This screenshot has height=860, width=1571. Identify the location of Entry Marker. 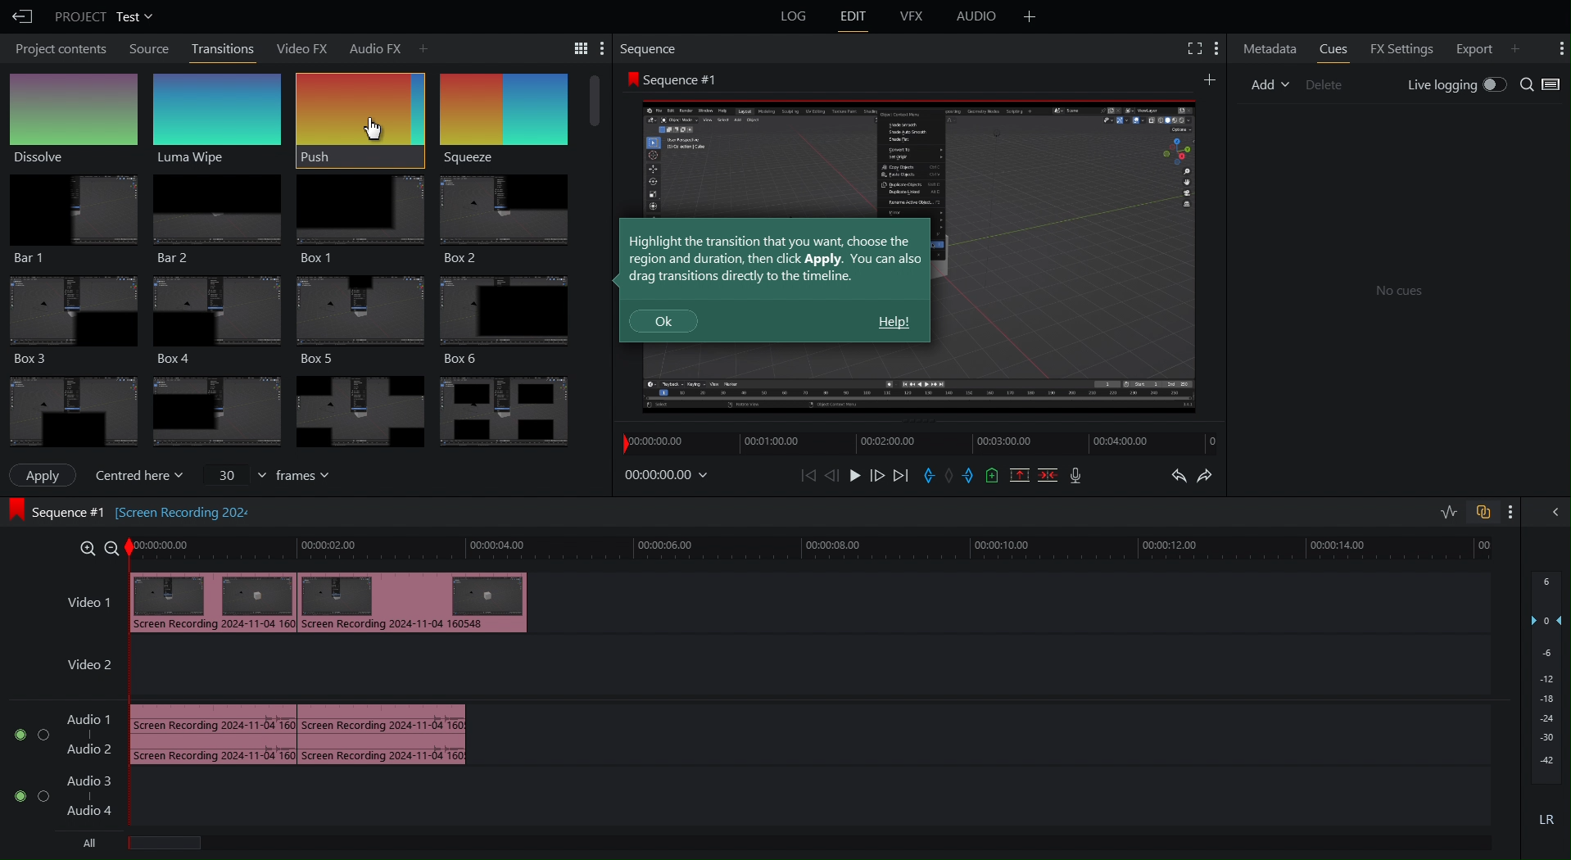
(930, 477).